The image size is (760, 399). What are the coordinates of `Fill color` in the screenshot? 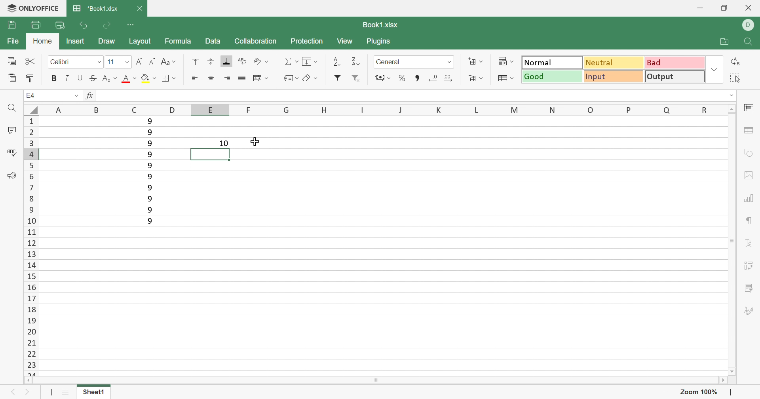 It's located at (148, 78).